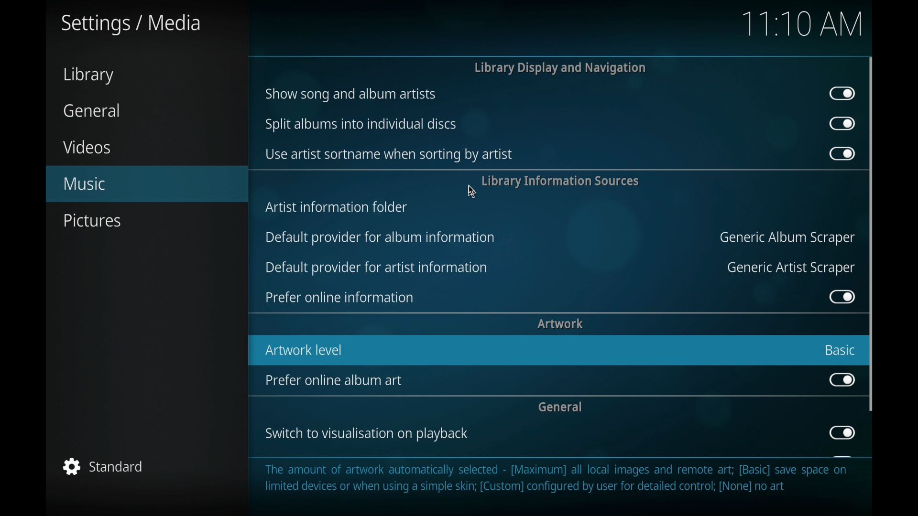 The image size is (918, 516). What do you see at coordinates (91, 109) in the screenshot?
I see `general` at bounding box center [91, 109].